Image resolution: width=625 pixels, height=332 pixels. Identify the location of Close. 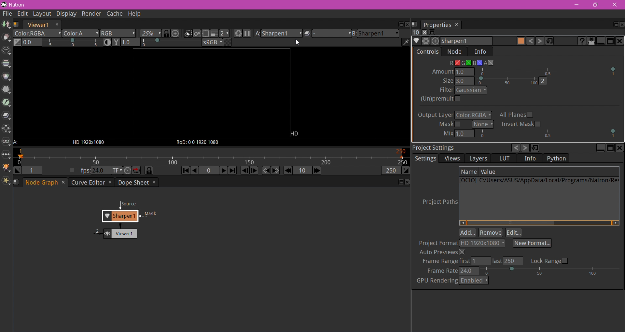
(622, 25).